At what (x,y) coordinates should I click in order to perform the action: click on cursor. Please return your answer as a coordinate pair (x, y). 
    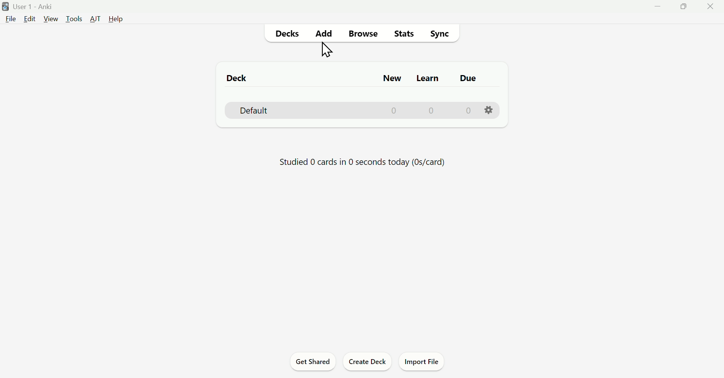
    Looking at the image, I should click on (329, 50).